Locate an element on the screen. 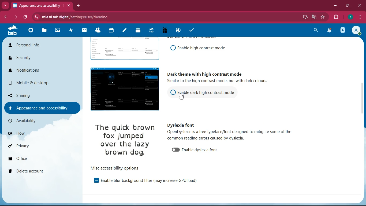 Image resolution: width=366 pixels, height=206 pixels. dark theme is located at coordinates (204, 73).